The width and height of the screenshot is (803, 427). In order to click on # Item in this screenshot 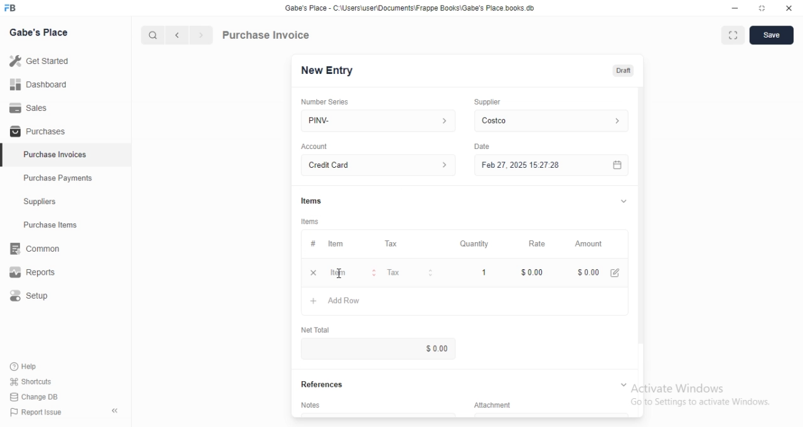, I will do `click(341, 244)`.